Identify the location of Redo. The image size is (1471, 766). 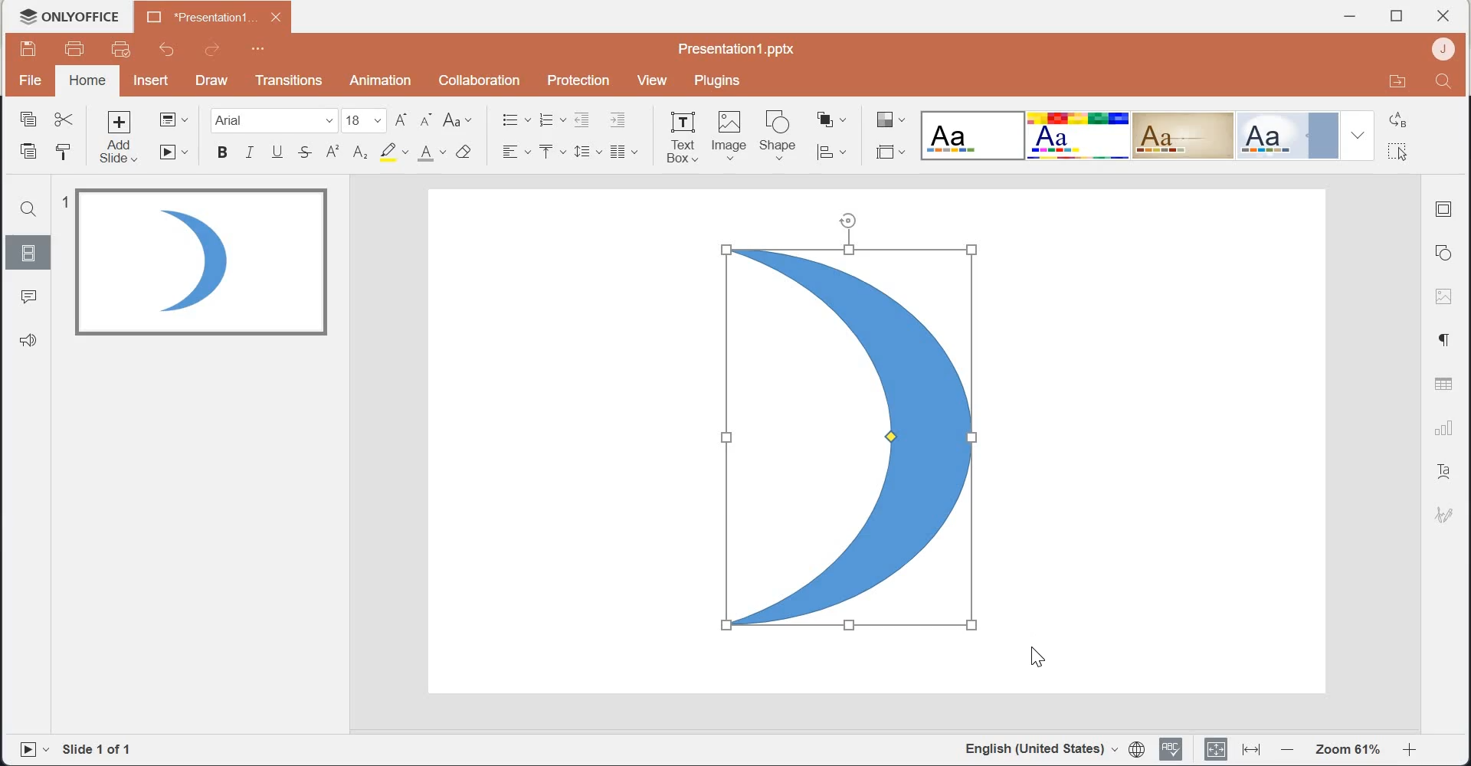
(210, 49).